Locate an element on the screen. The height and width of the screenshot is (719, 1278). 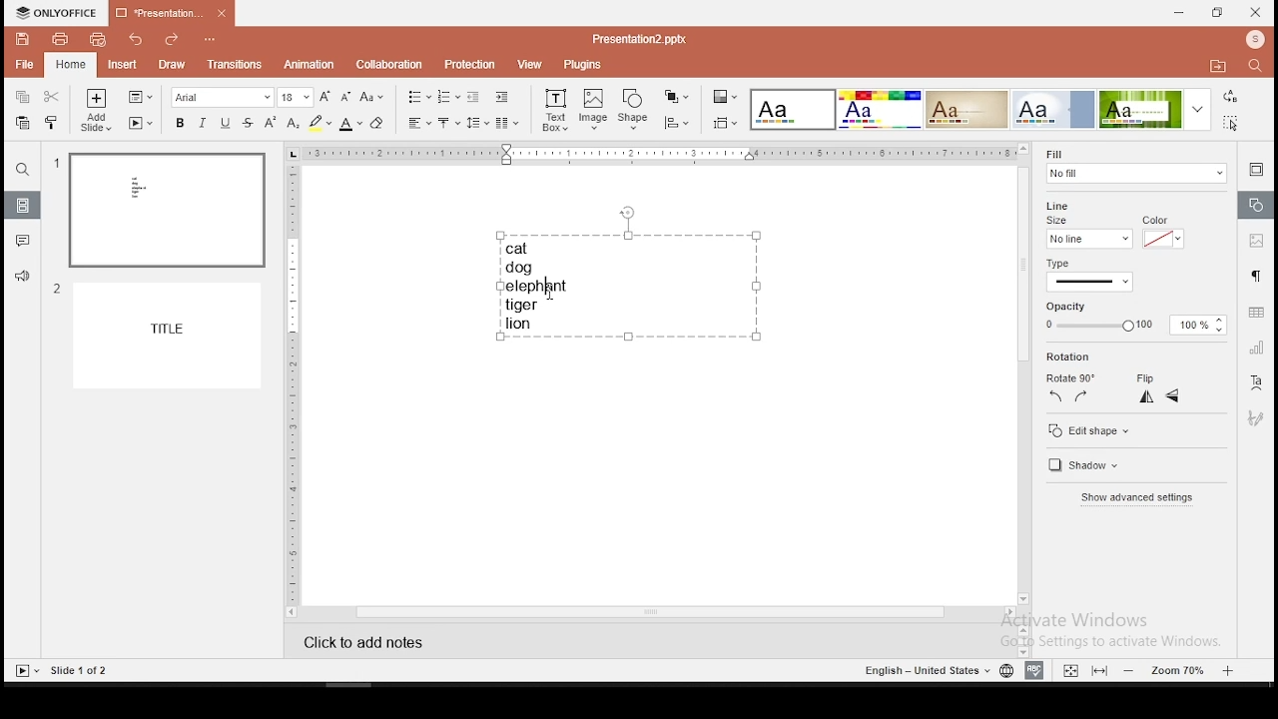
animation is located at coordinates (308, 64).